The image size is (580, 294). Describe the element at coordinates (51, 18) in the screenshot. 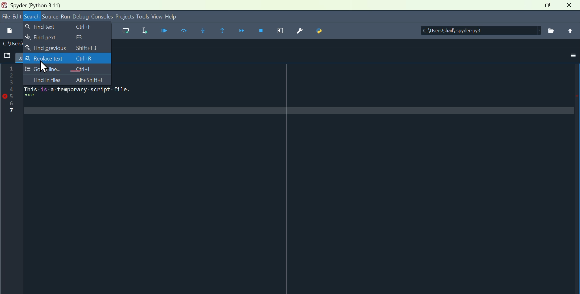

I see `Source` at that location.